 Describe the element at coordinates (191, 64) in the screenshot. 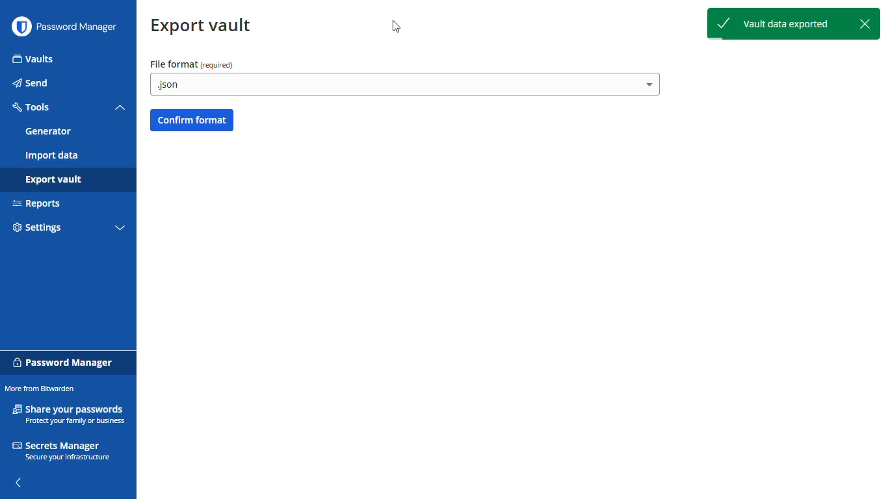

I see `file format (required)` at that location.